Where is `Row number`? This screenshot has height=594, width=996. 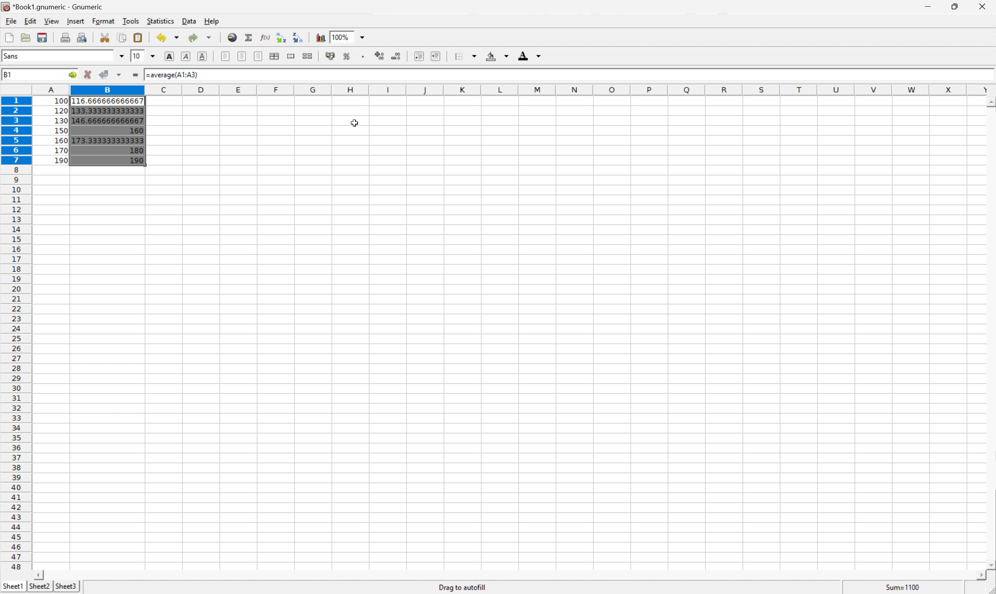 Row number is located at coordinates (16, 333).